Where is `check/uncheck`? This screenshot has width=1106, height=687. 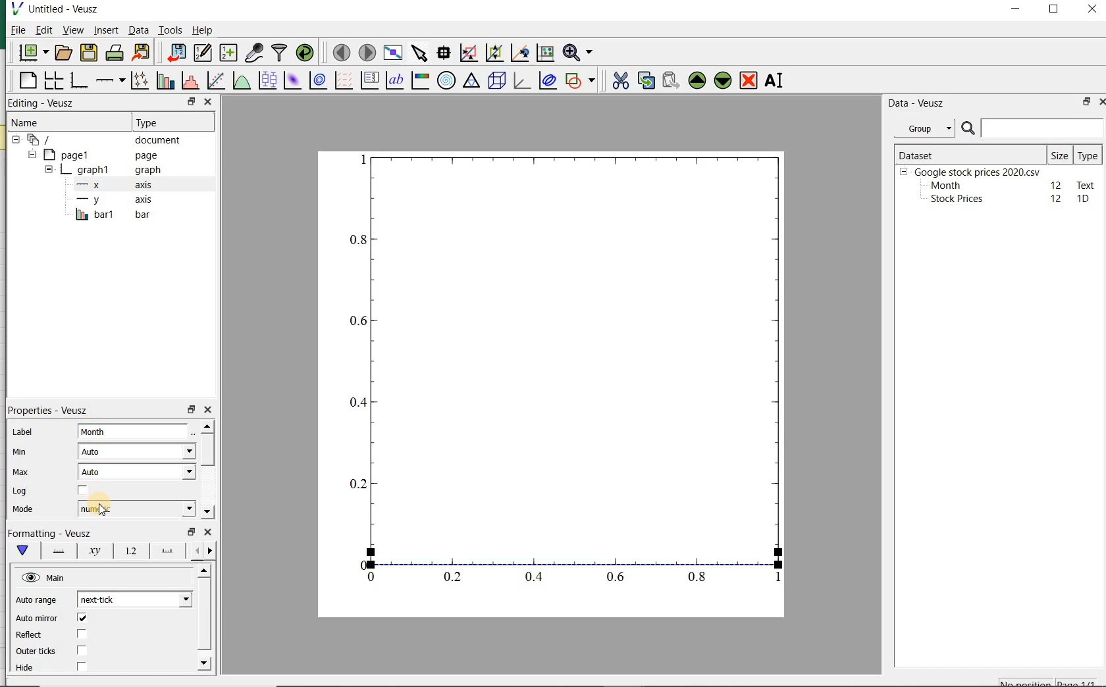 check/uncheck is located at coordinates (82, 619).